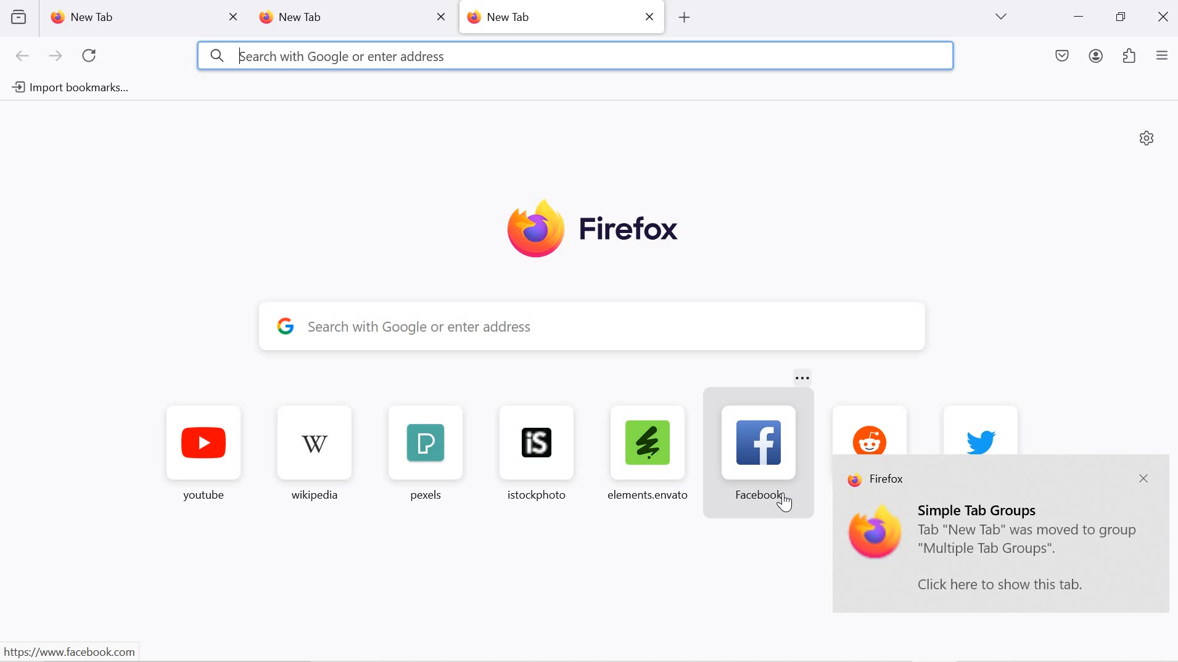  Describe the element at coordinates (56, 57) in the screenshot. I see `next page` at that location.